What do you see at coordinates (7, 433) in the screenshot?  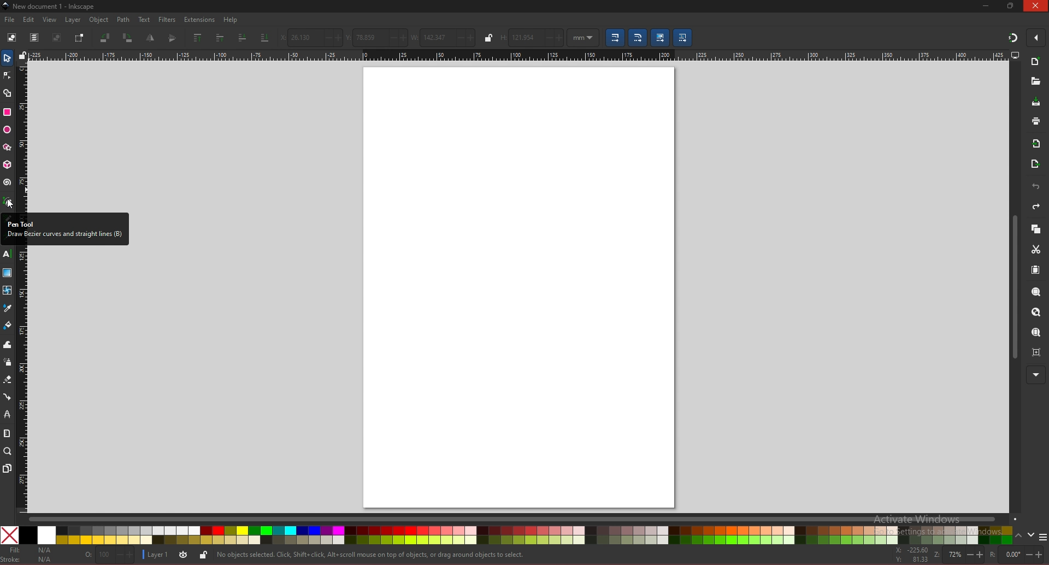 I see `measure` at bounding box center [7, 433].